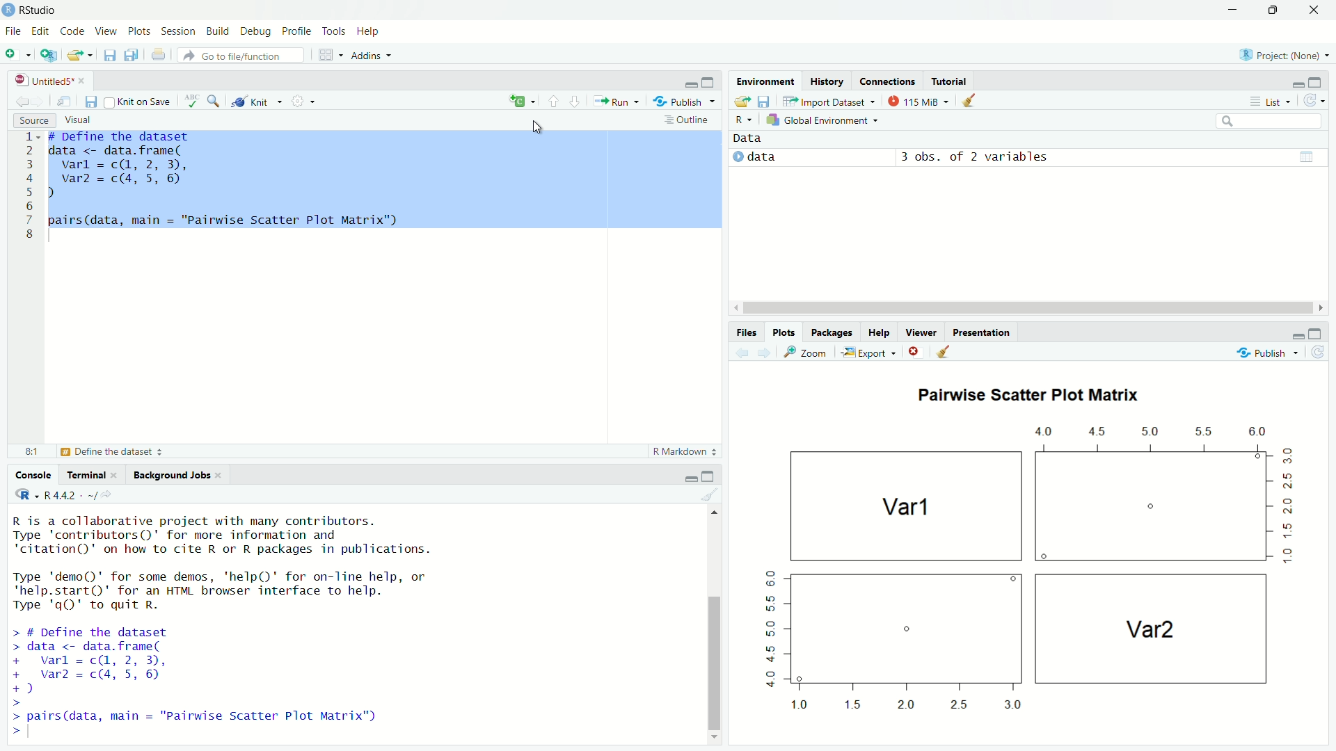 Image resolution: width=1336 pixels, height=751 pixels. I want to click on R Markdown, so click(685, 452).